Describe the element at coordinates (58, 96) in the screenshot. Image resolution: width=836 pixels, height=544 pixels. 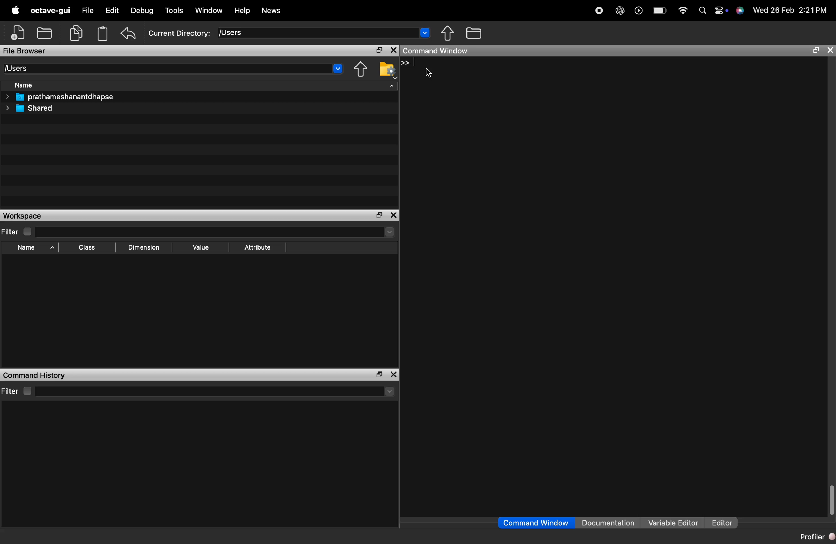
I see `prathameshanantdhapse` at that location.